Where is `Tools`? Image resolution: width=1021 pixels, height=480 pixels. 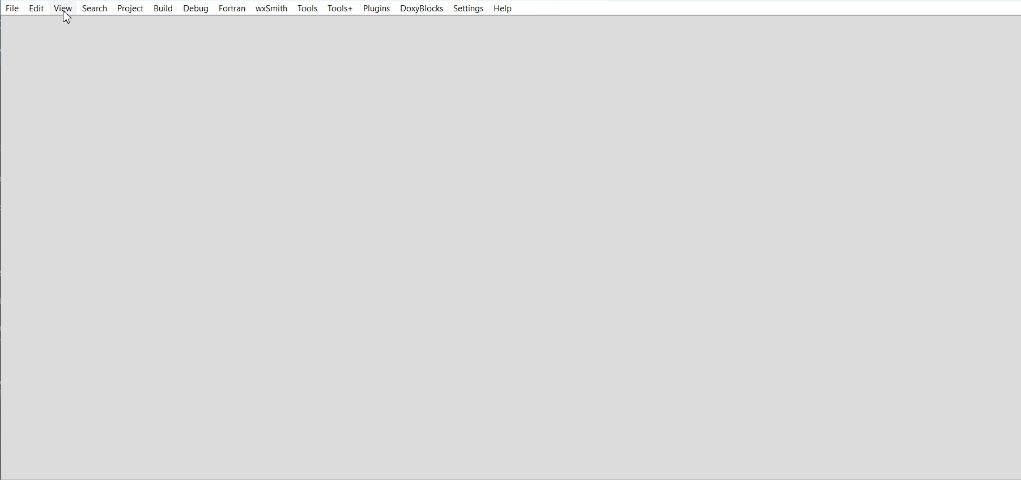 Tools is located at coordinates (307, 8).